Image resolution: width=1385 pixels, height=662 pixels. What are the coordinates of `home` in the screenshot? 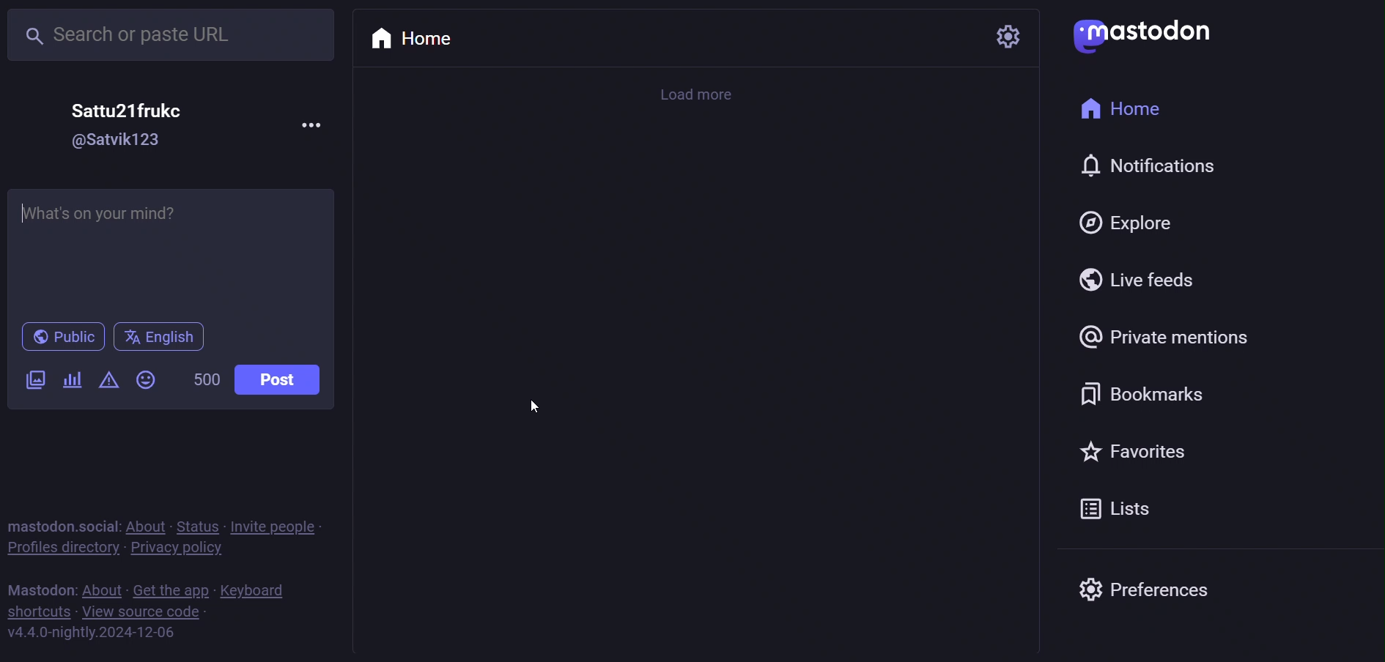 It's located at (424, 38).